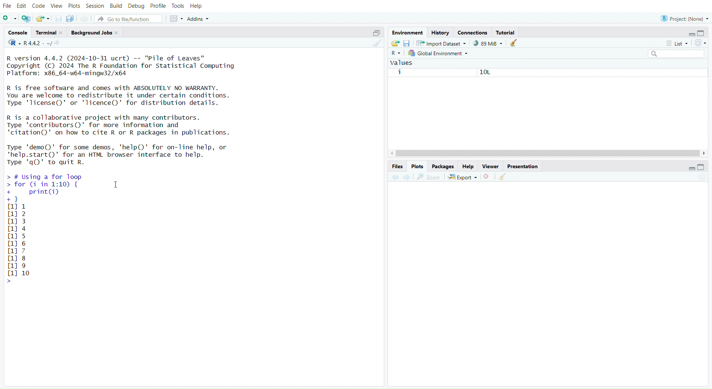  What do you see at coordinates (395, 44) in the screenshot?
I see `load workspace` at bounding box center [395, 44].